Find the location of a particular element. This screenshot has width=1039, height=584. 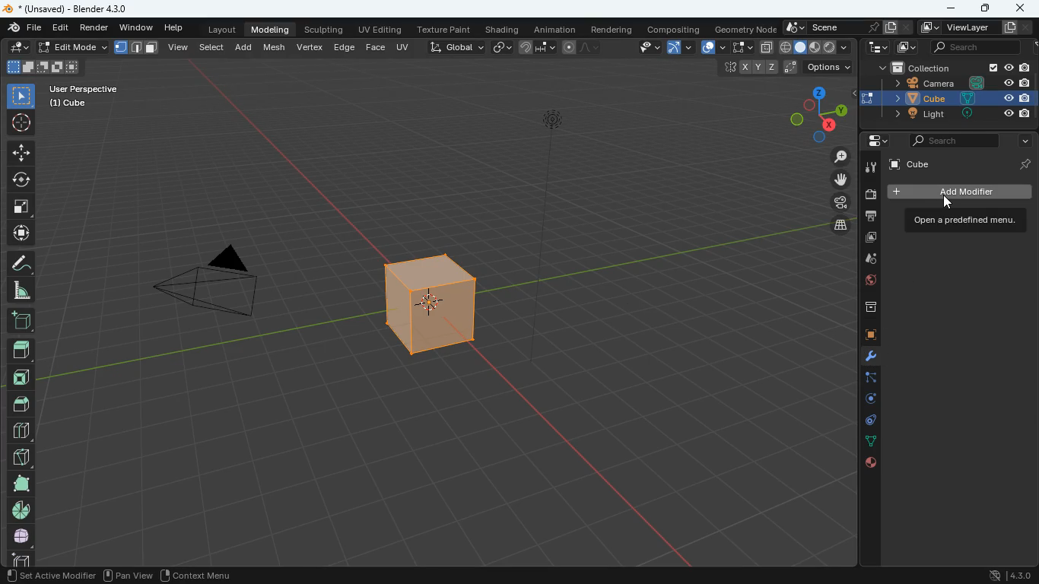

cube is located at coordinates (426, 309).